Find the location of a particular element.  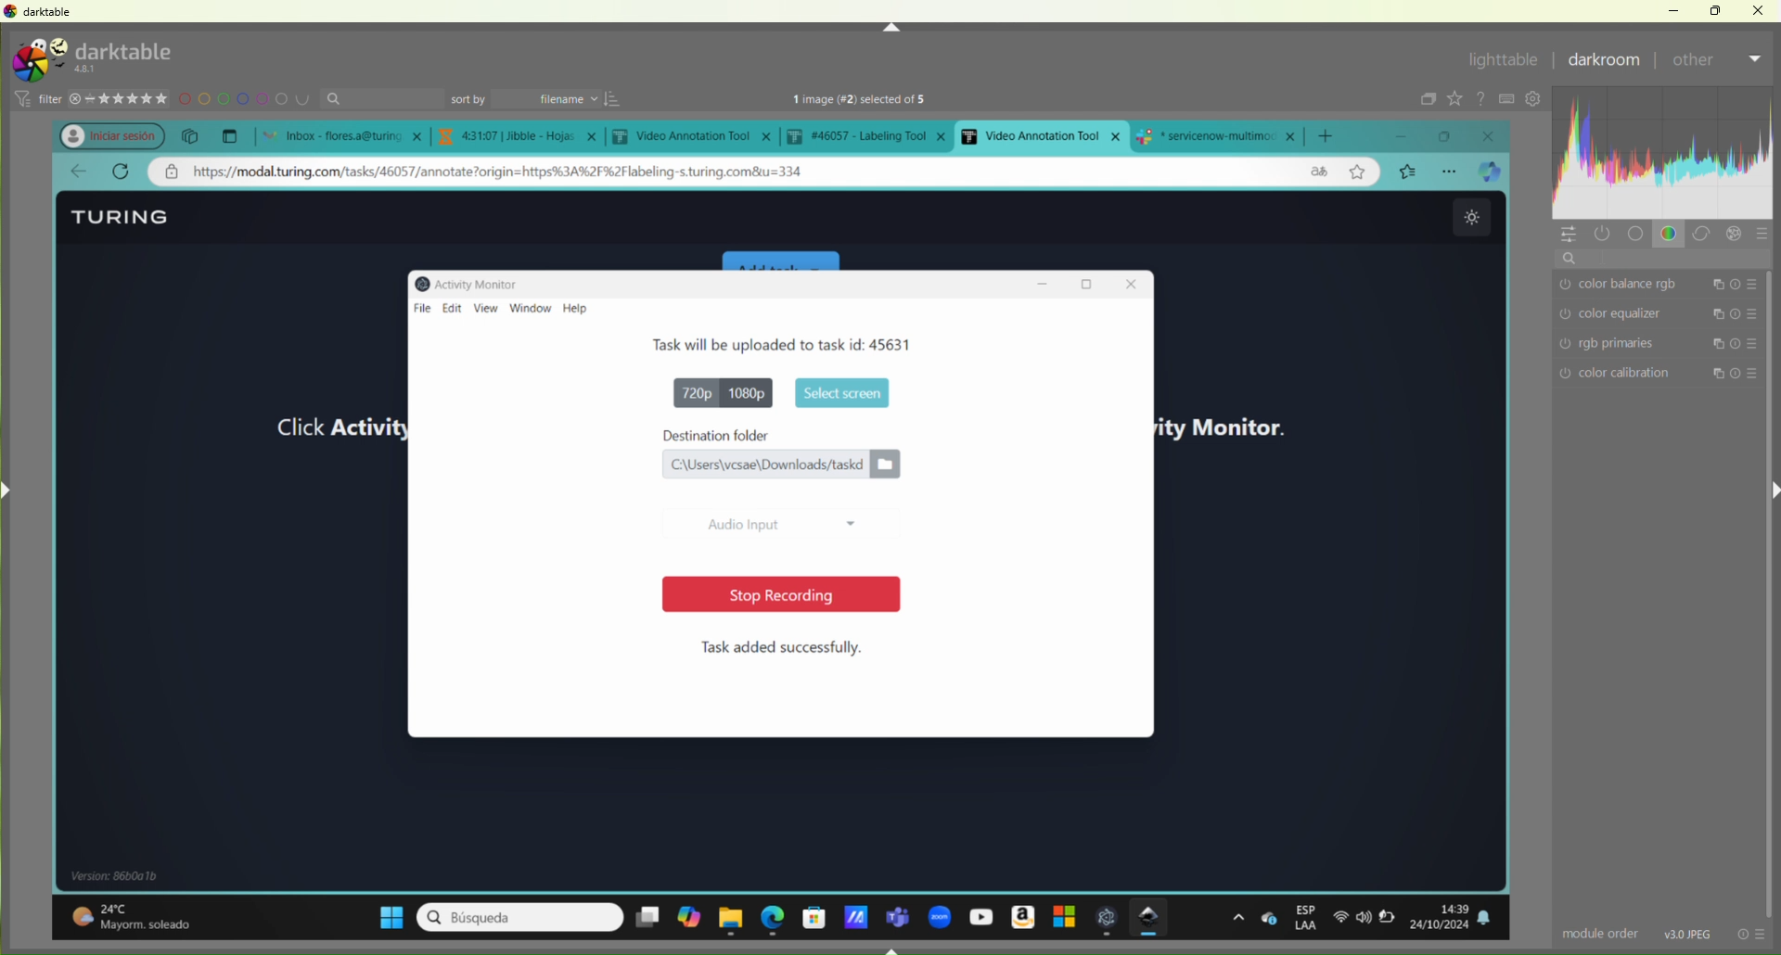

turing is located at coordinates (113, 57).